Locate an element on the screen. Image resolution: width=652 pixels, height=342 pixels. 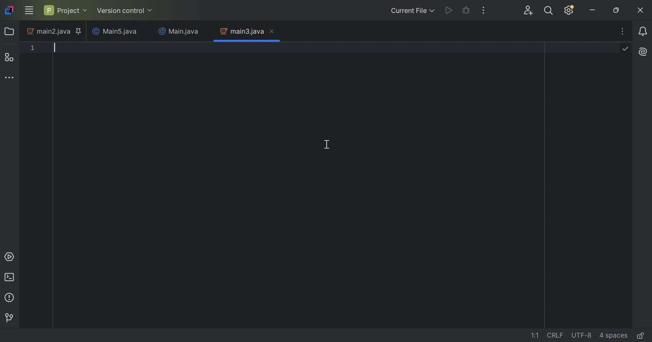
More tool windows is located at coordinates (11, 77).